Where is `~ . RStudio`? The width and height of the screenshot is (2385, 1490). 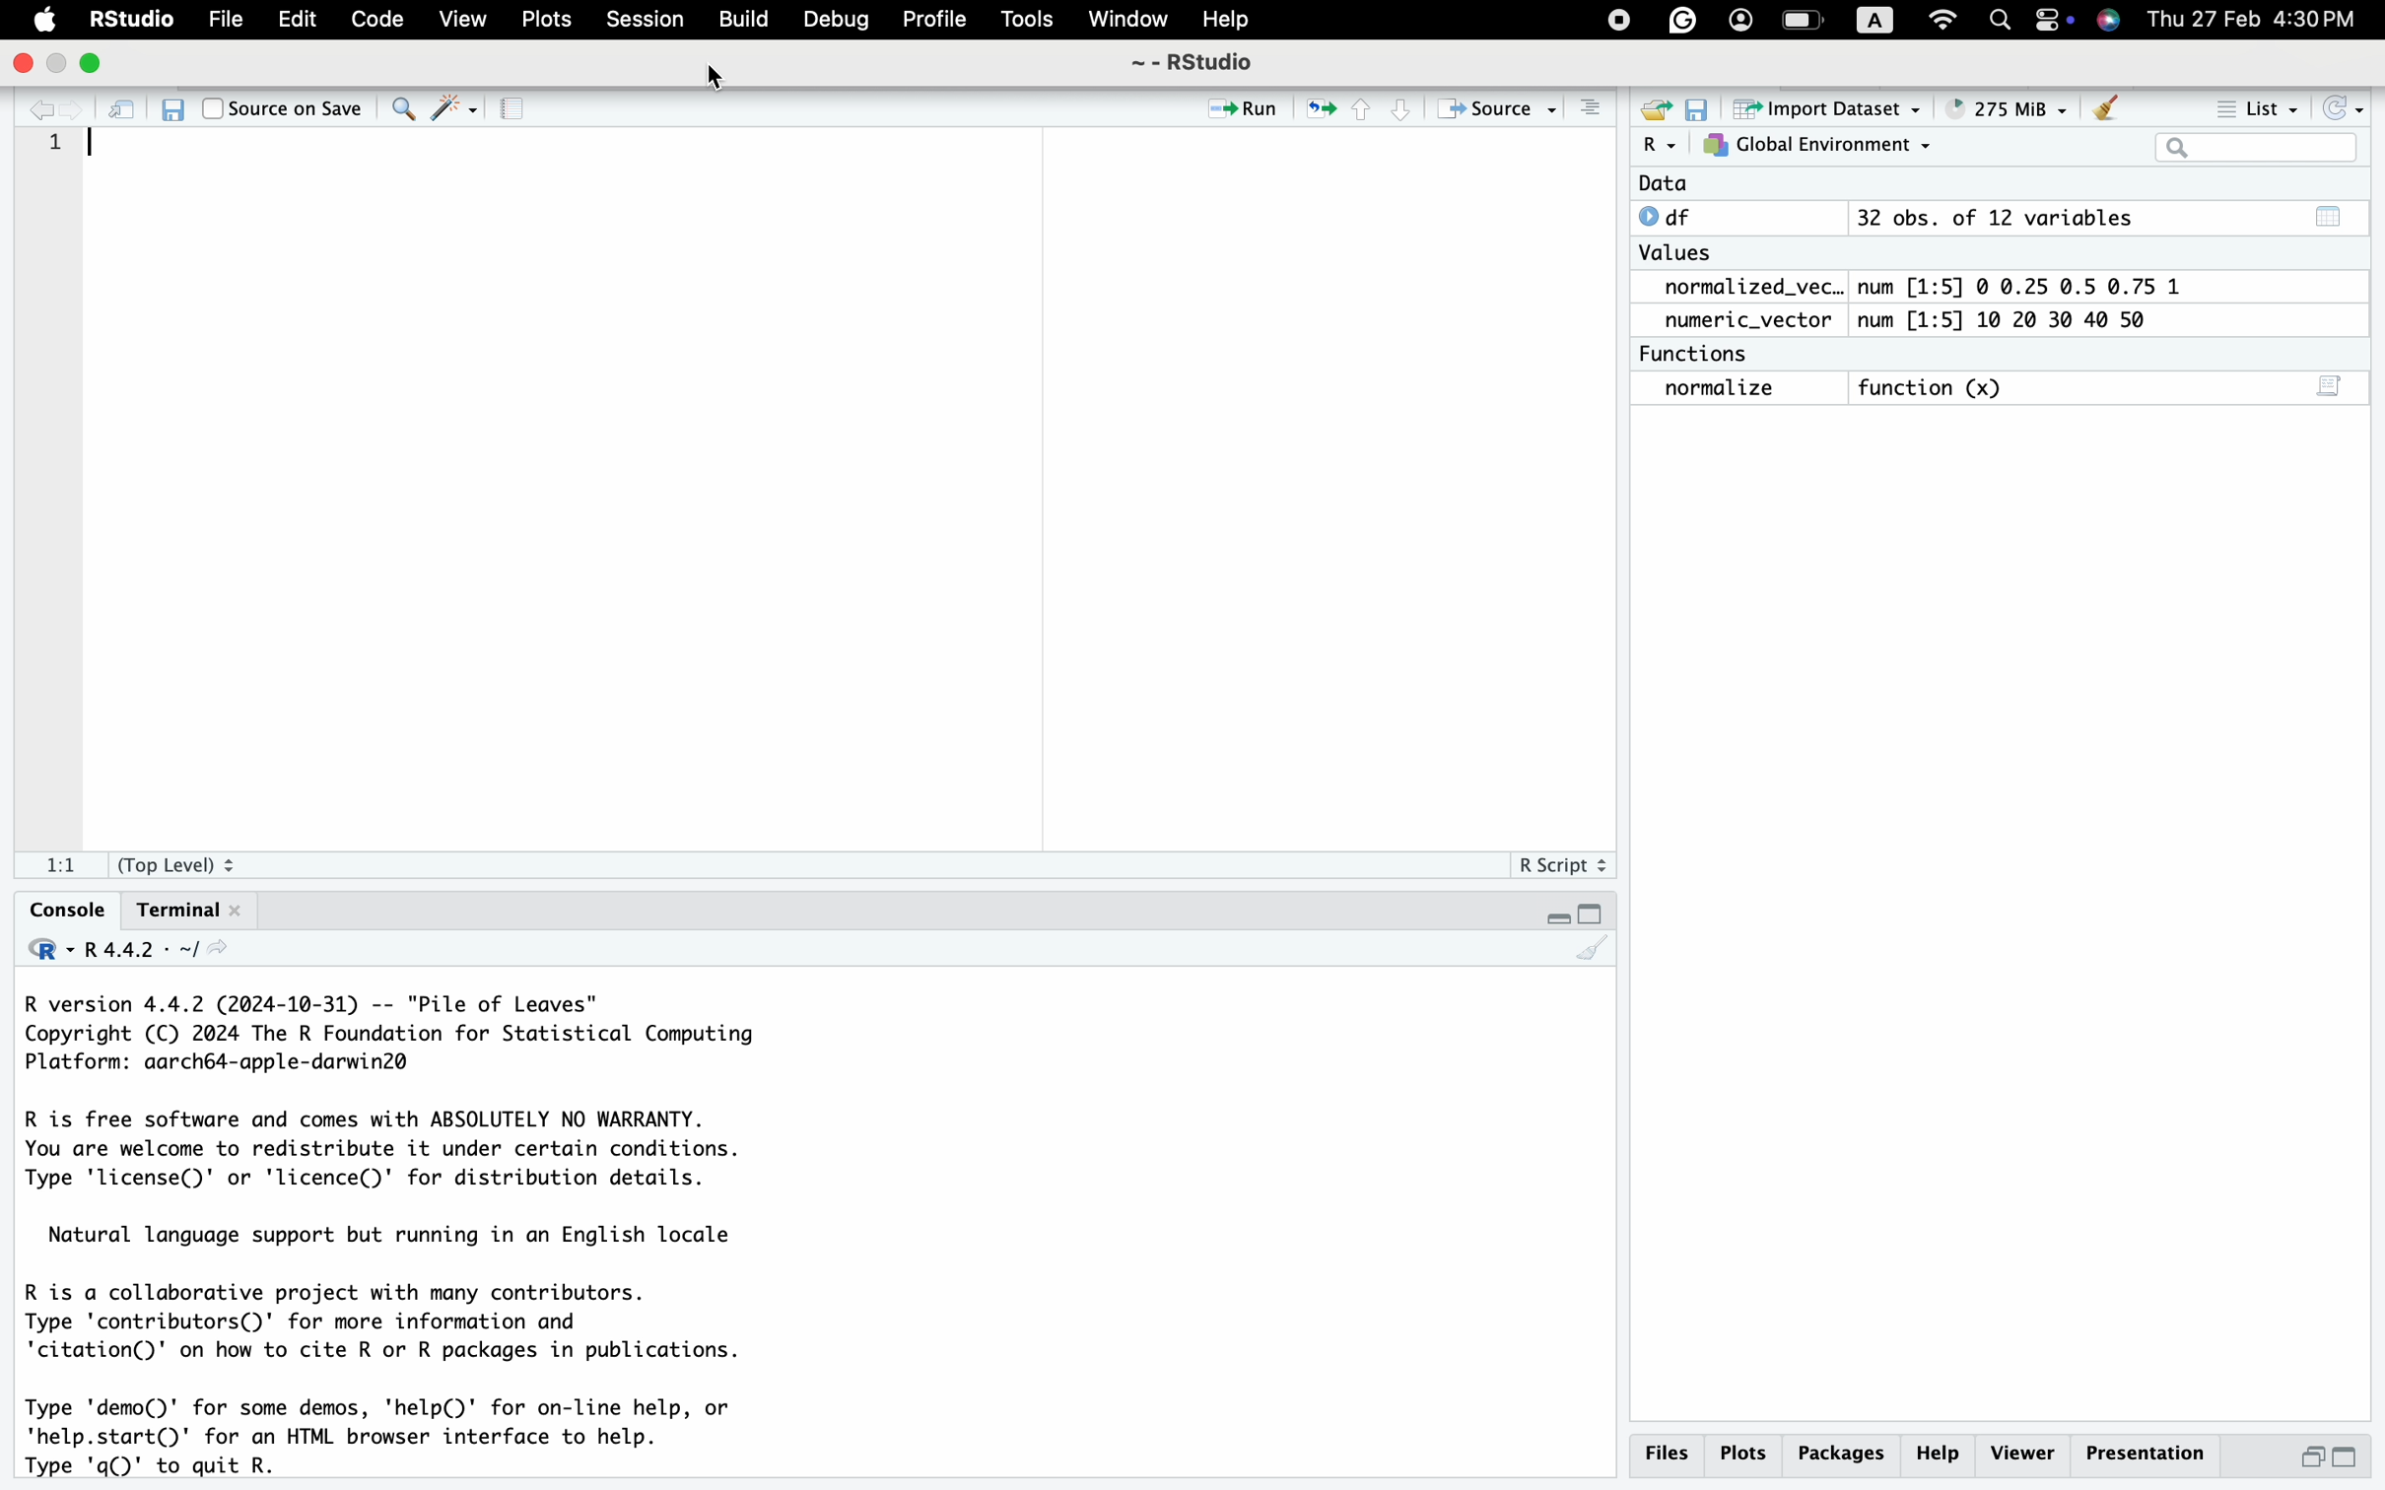 ~ . RStudio is located at coordinates (1205, 64).